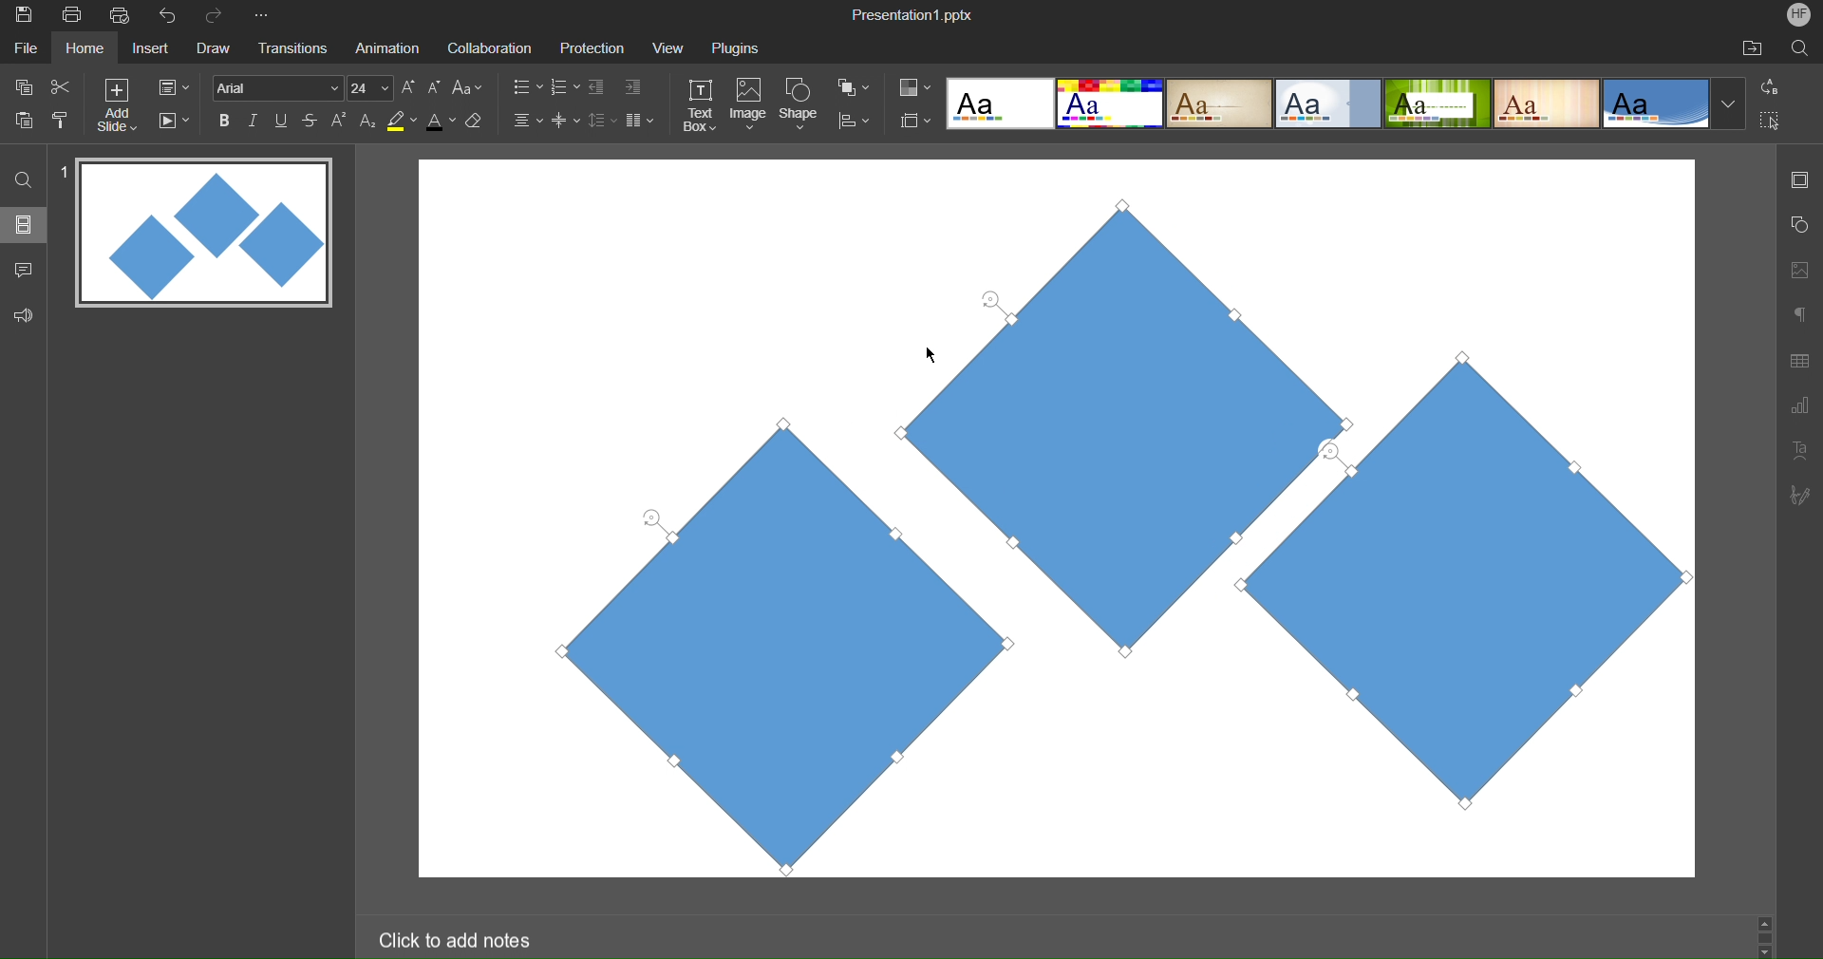 The width and height of the screenshot is (1823, 959). I want to click on search, so click(1802, 47).